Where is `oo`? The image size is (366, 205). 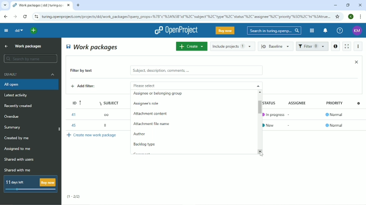
oo is located at coordinates (108, 114).